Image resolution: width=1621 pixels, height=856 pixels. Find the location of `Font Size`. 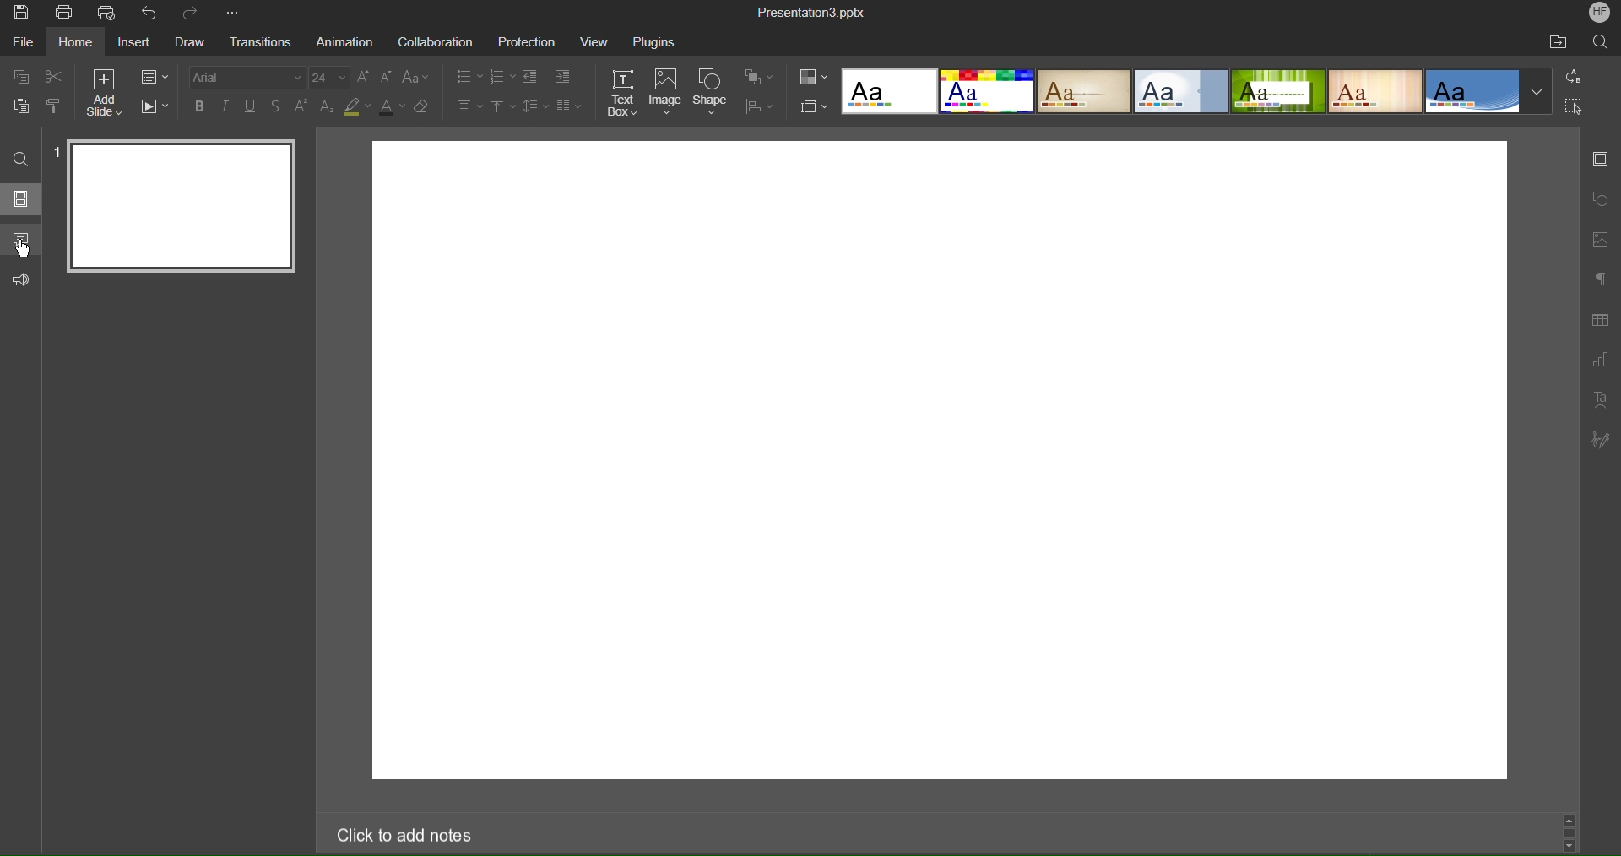

Font Size is located at coordinates (330, 79).